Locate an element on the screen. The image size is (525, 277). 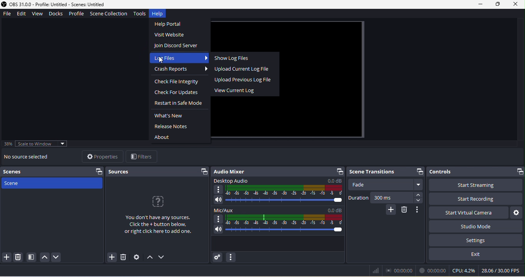
up is located at coordinates (150, 259).